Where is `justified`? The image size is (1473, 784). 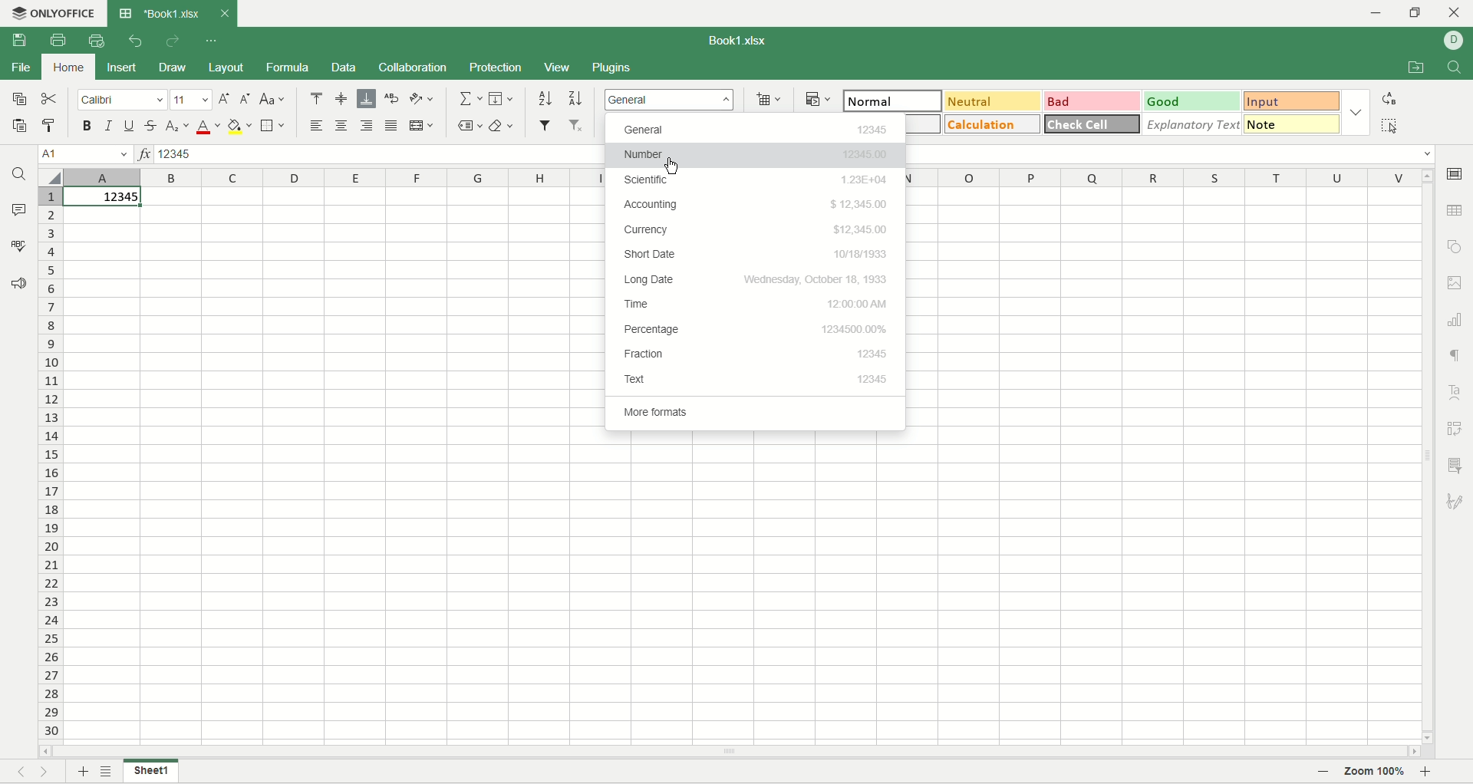 justified is located at coordinates (393, 126).